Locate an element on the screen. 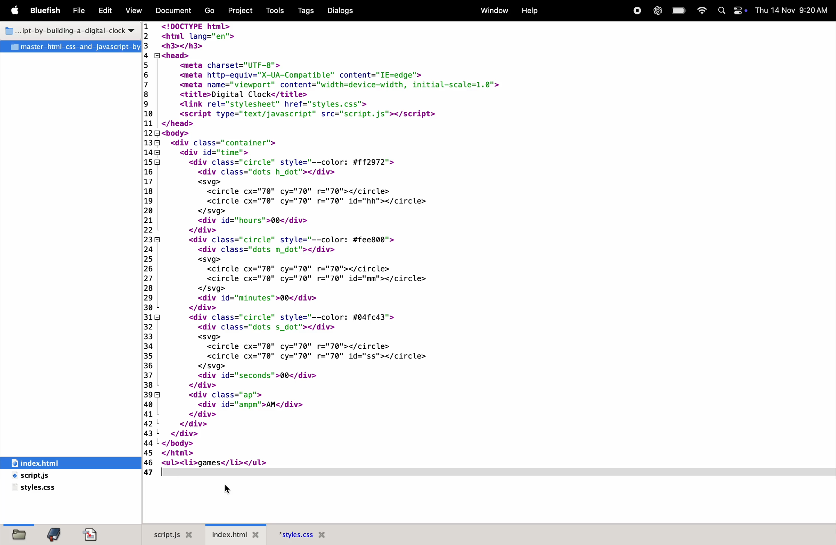  style.css is located at coordinates (37, 489).